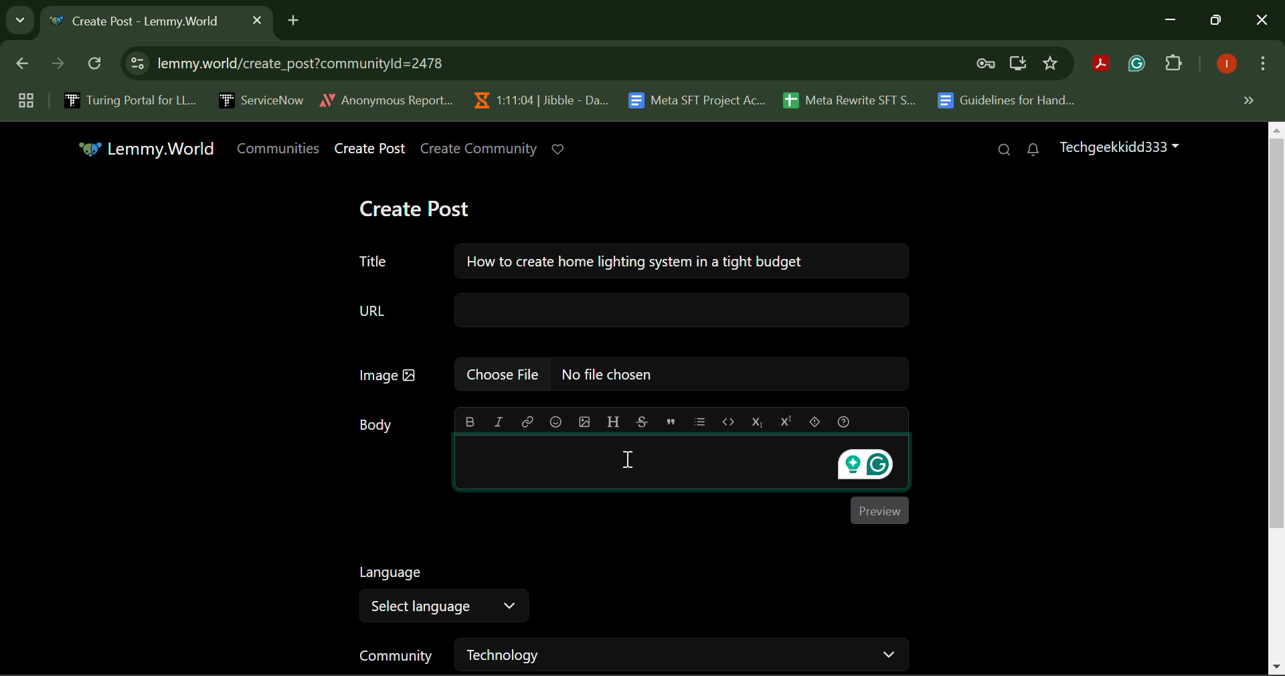 This screenshot has height=676, width=1285. I want to click on Create Post Heading , so click(414, 207).